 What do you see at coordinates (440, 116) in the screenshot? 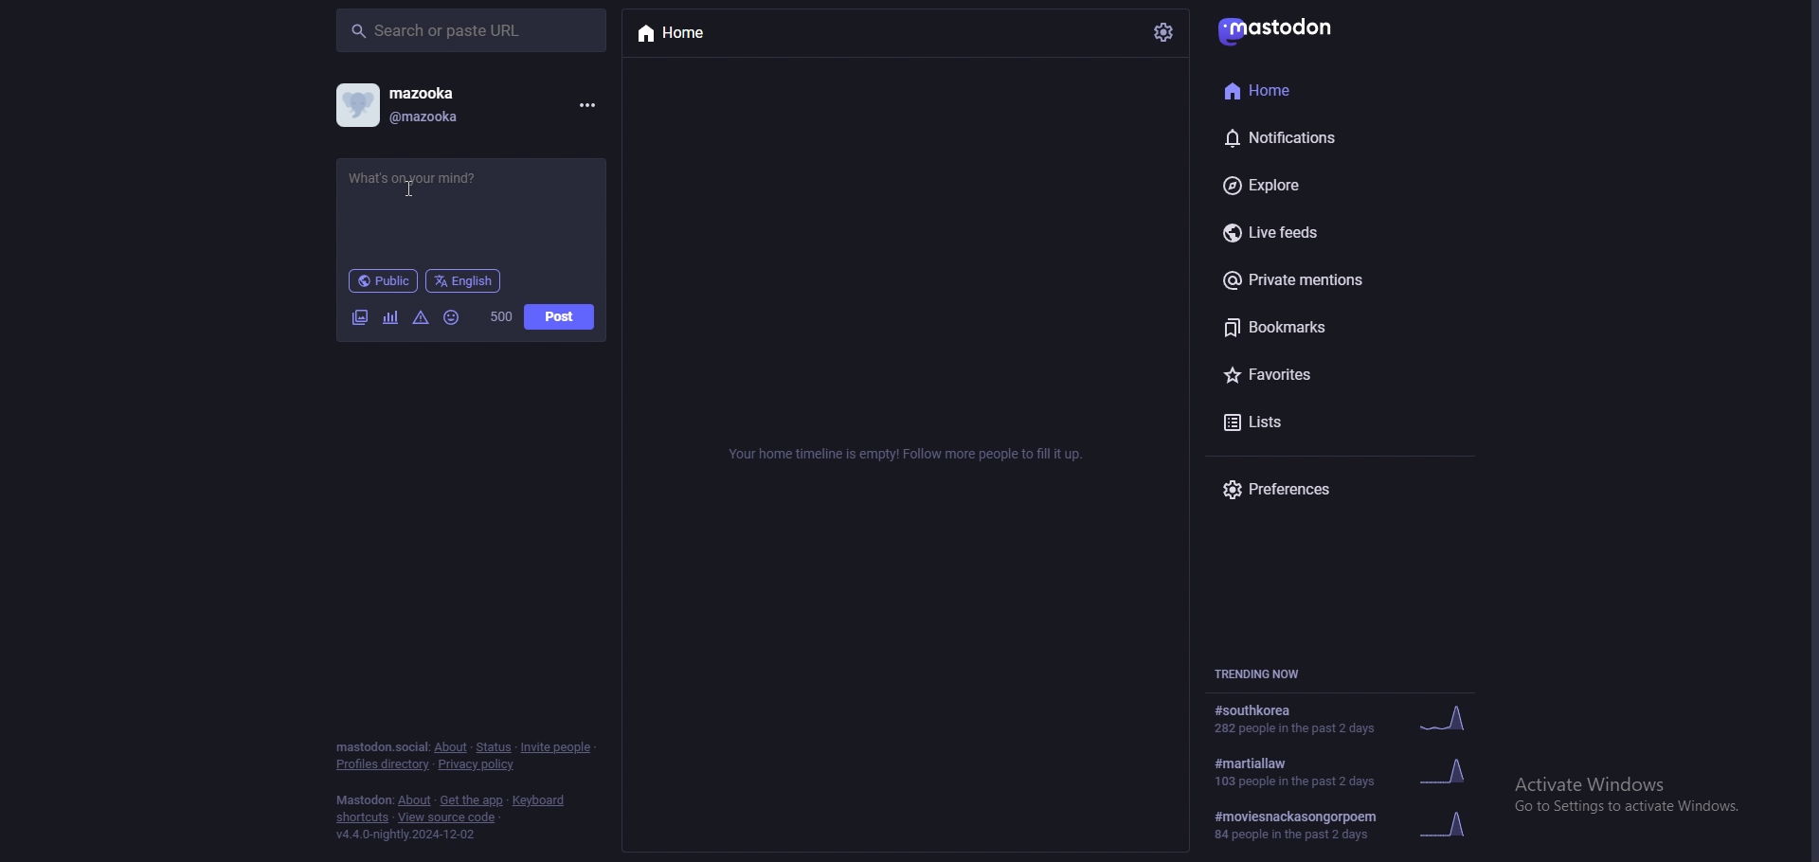
I see `@mazooka` at bounding box center [440, 116].